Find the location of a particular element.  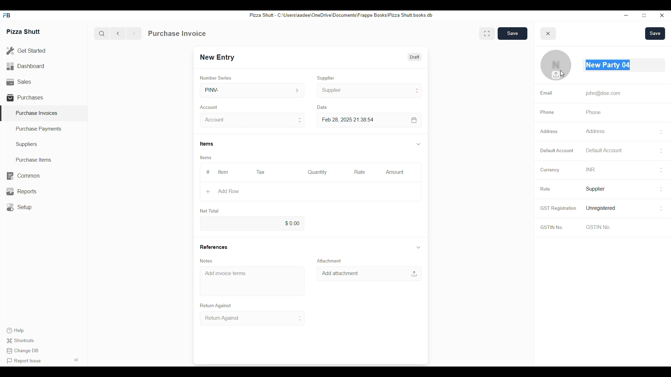

Role is located at coordinates (545, 189).